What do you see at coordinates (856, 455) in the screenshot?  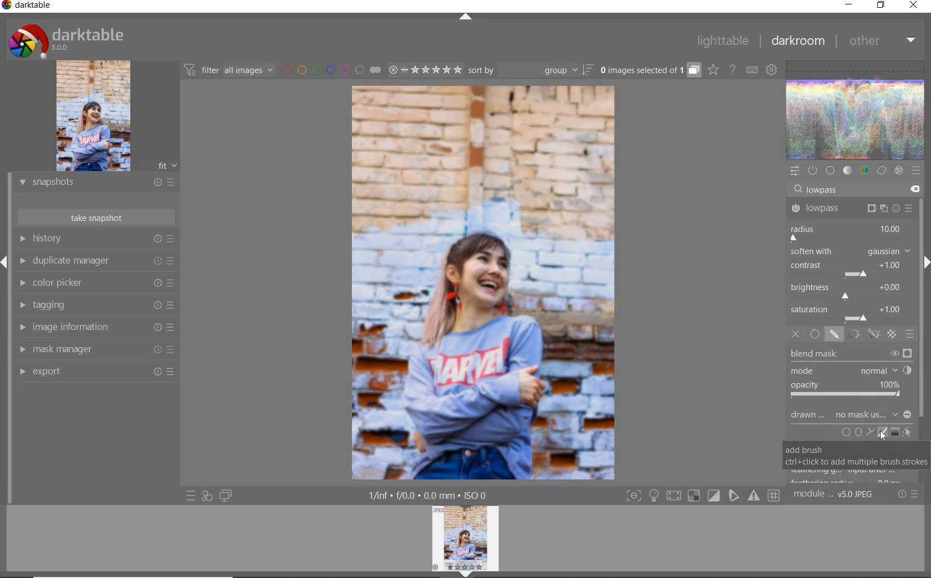 I see `add brush. ctrl+click to add multiple brush strokes` at bounding box center [856, 455].